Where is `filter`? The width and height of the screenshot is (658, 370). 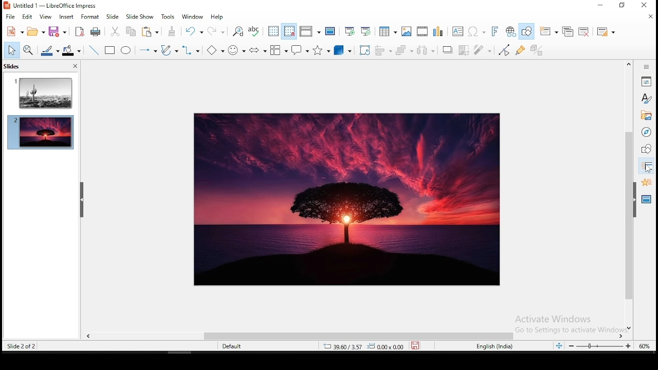
filter is located at coordinates (484, 50).